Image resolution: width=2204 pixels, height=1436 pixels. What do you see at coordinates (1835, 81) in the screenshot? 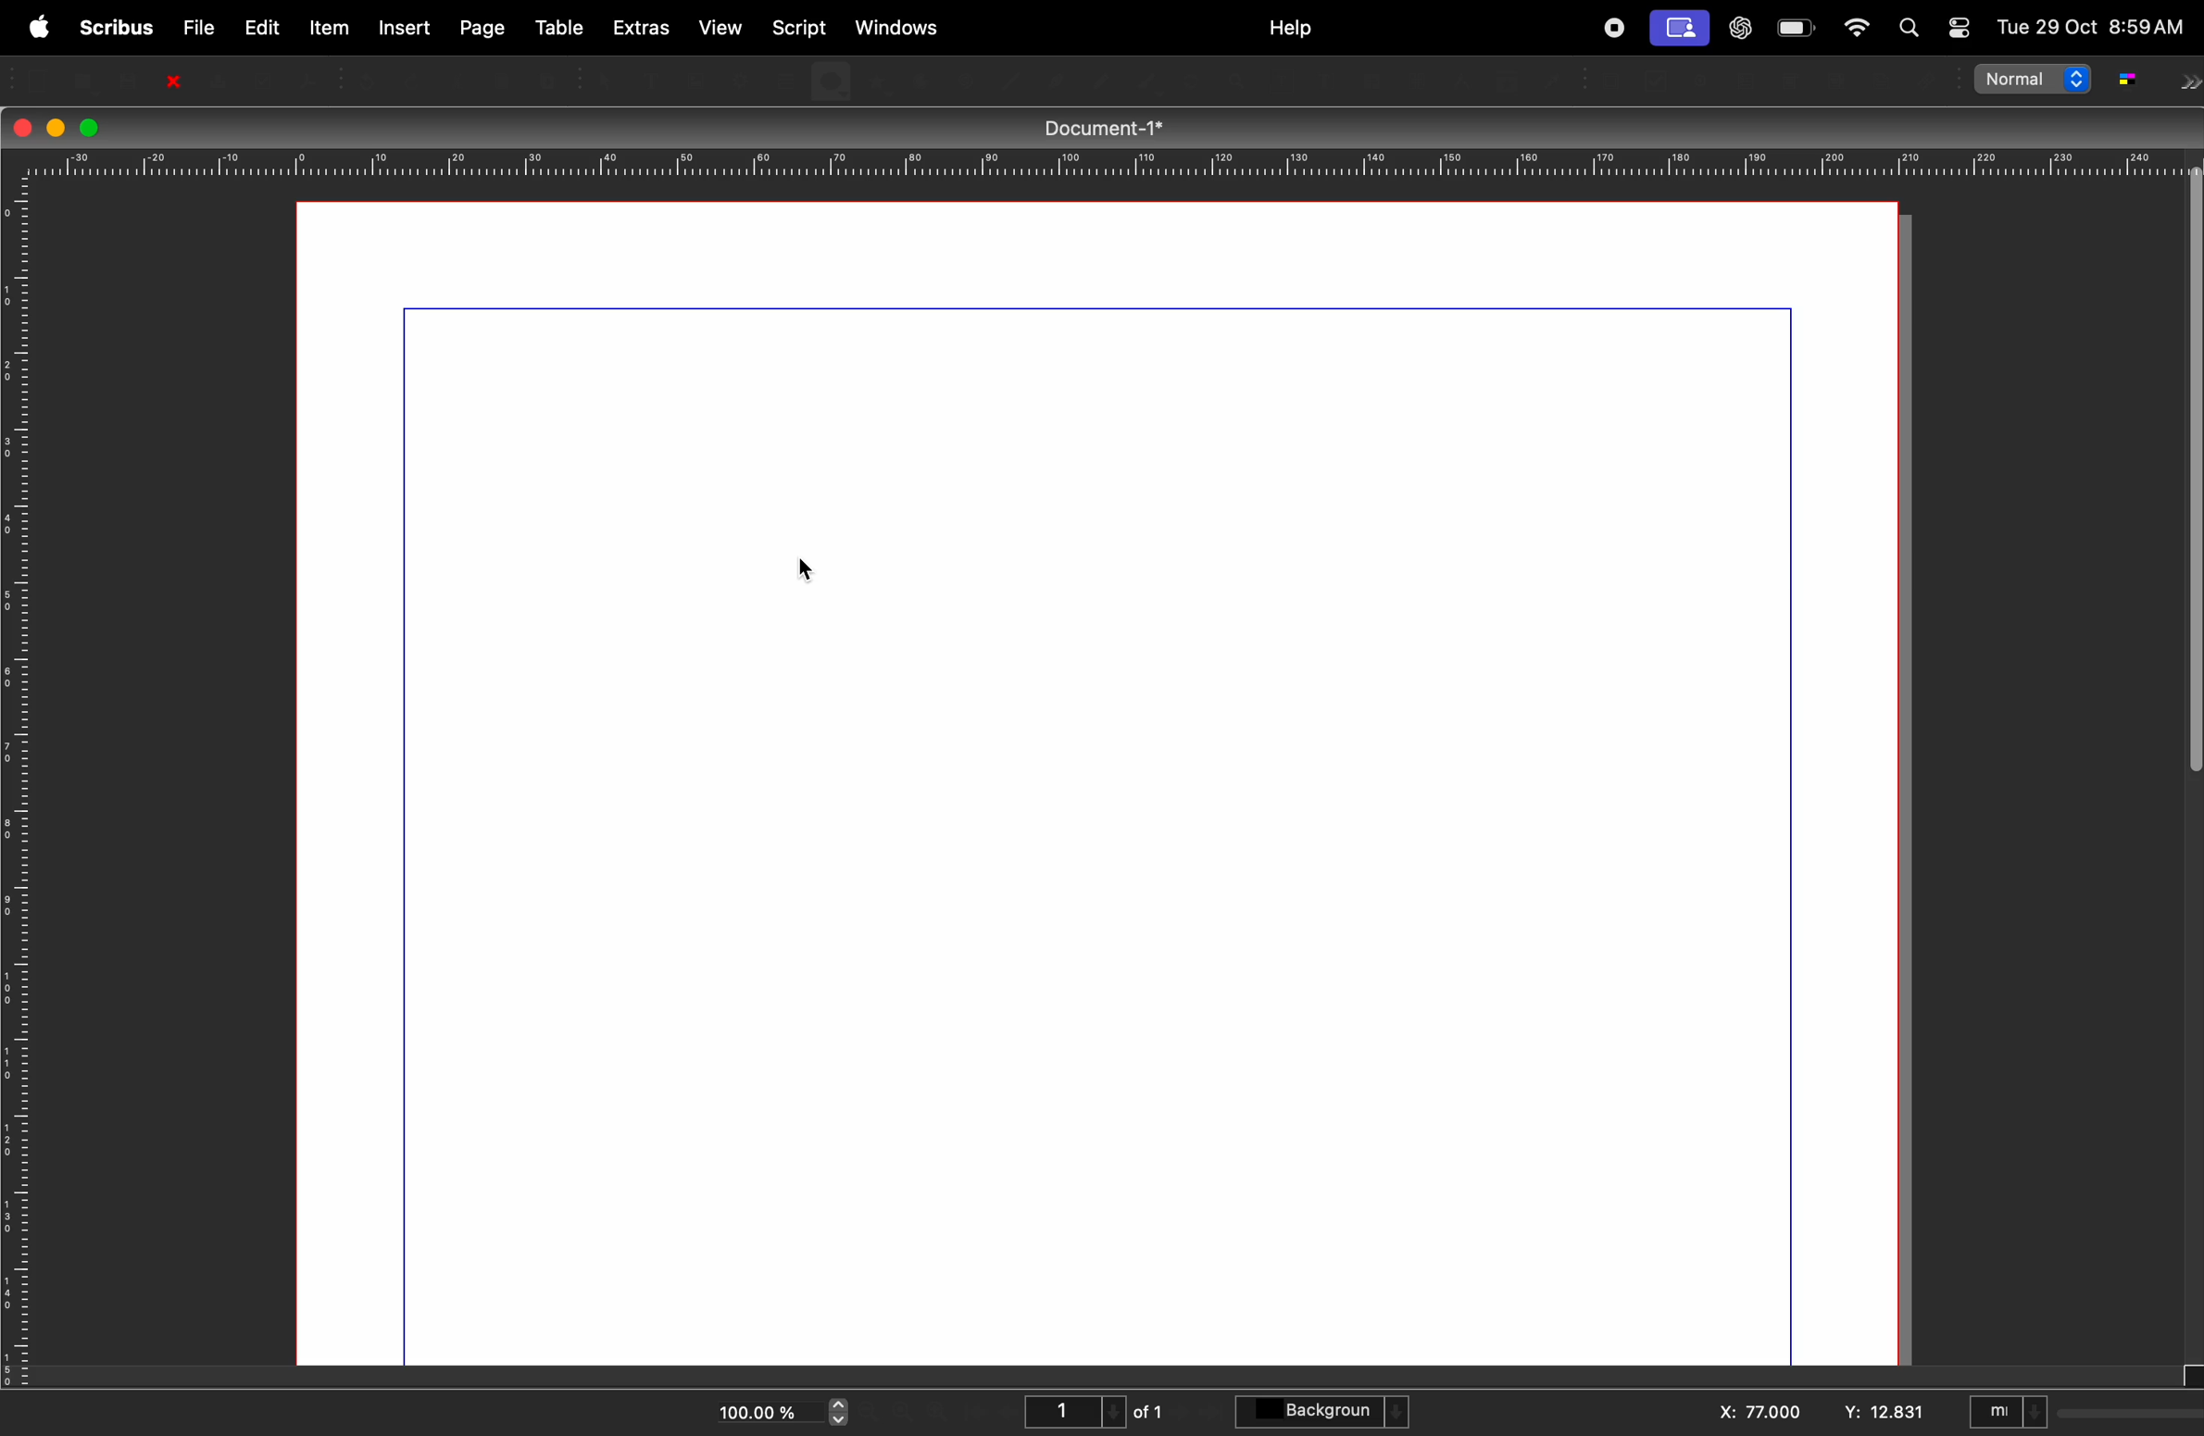
I see `pdf list box` at bounding box center [1835, 81].